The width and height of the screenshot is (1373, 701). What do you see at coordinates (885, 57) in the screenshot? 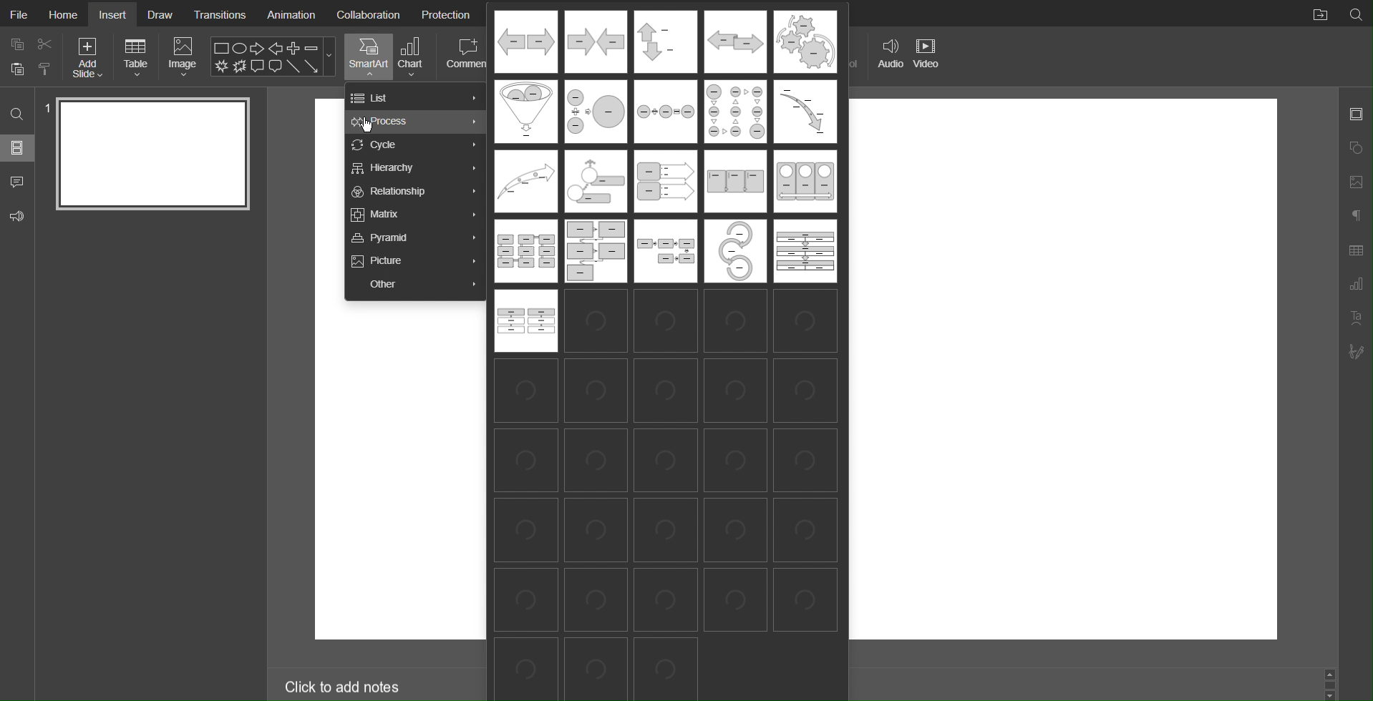
I see `Audio` at bounding box center [885, 57].